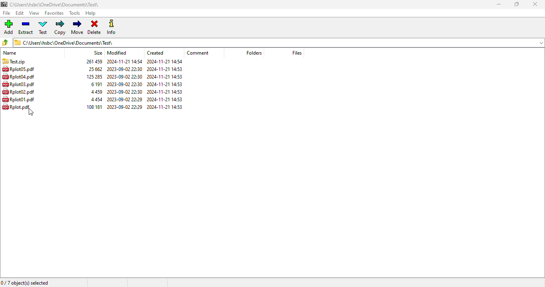 The height and width of the screenshot is (287, 545). Describe the element at coordinates (167, 61) in the screenshot. I see ` 2024-11-2114:54` at that location.